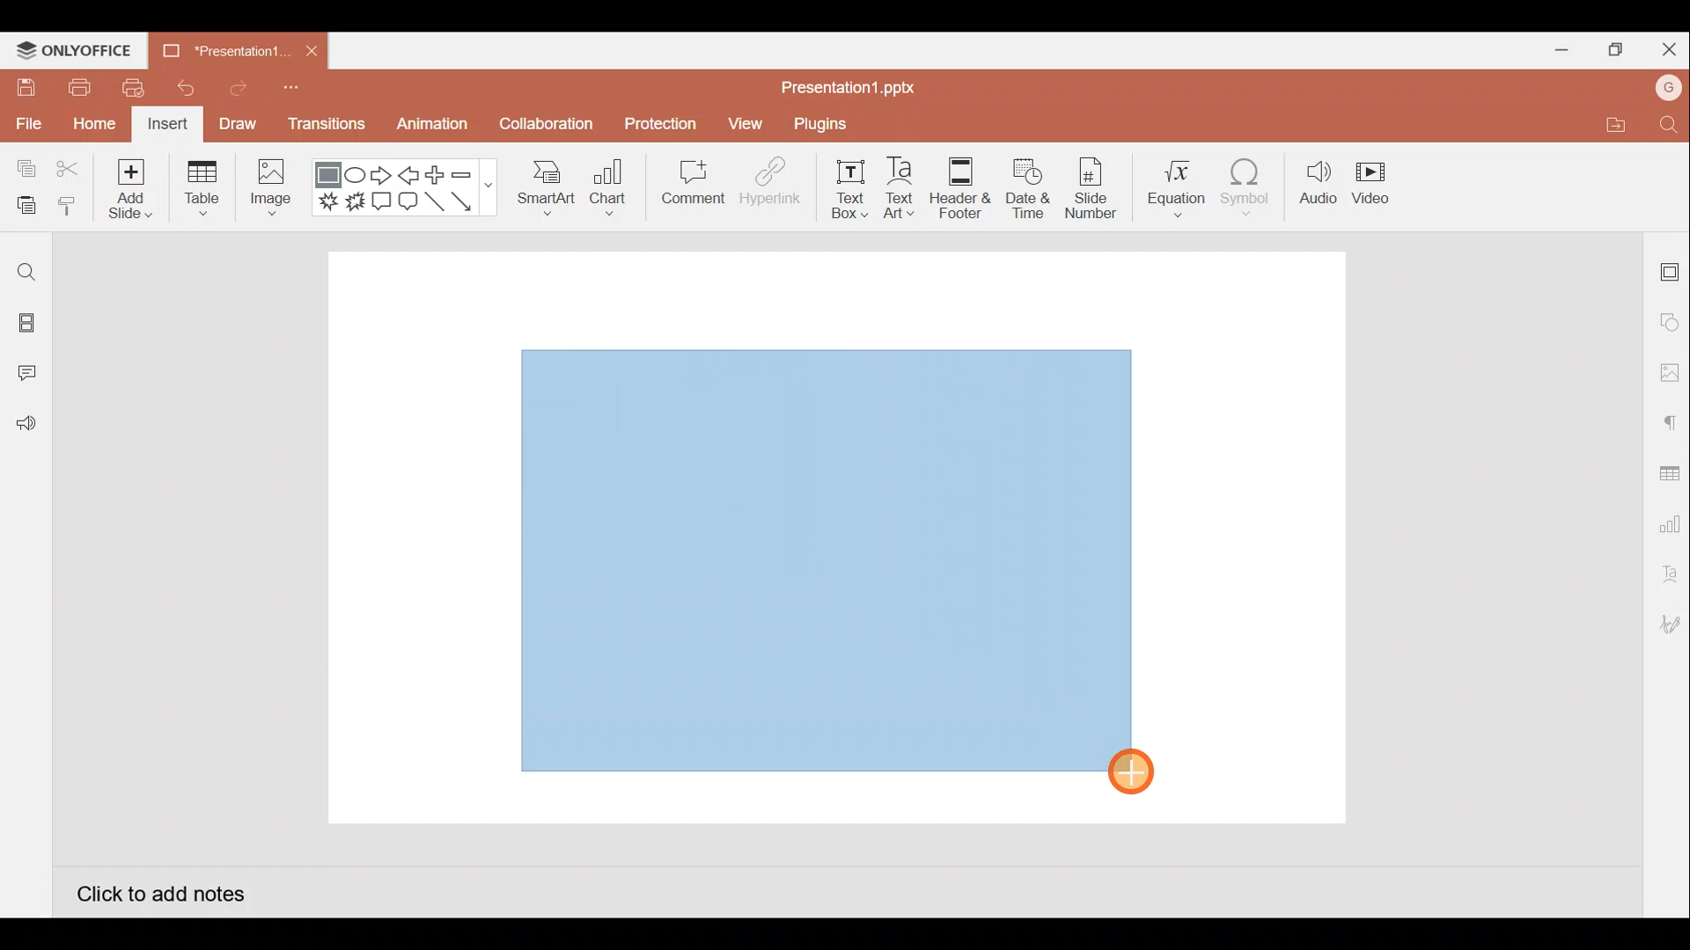 The height and width of the screenshot is (950, 1690). Describe the element at coordinates (1613, 124) in the screenshot. I see `Open file location` at that location.